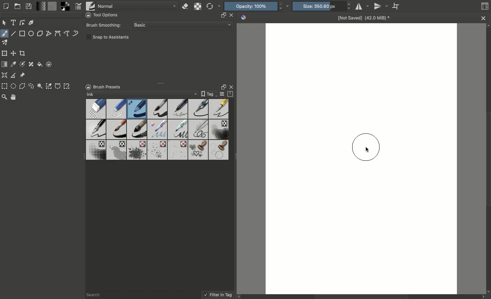  I want to click on Fill gradients, so click(41, 6).